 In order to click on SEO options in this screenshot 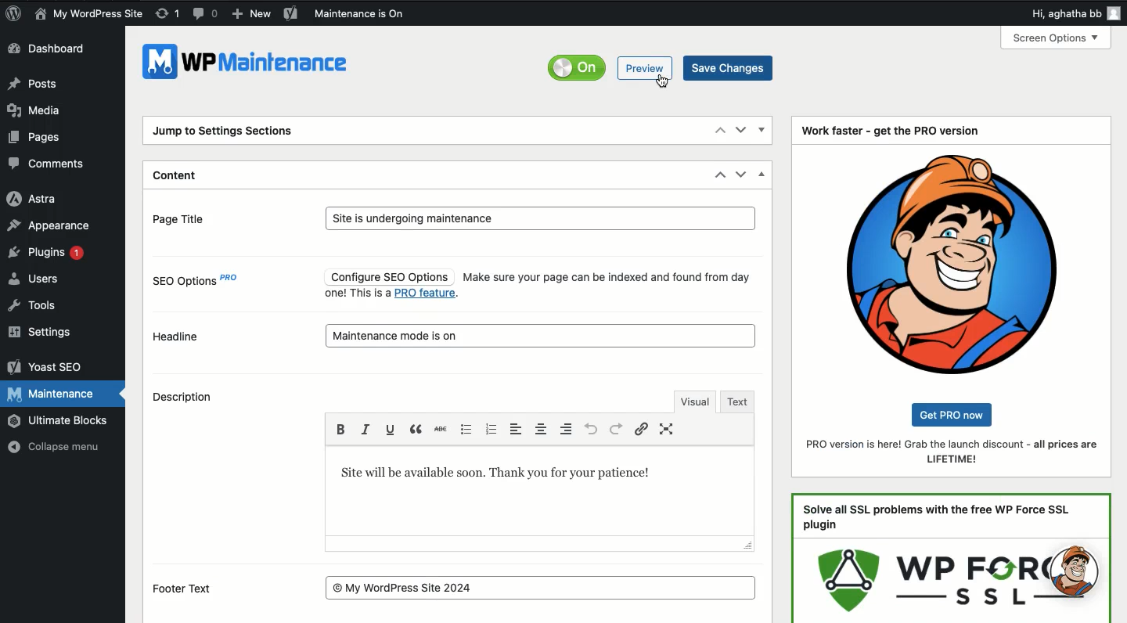, I will do `click(199, 284)`.